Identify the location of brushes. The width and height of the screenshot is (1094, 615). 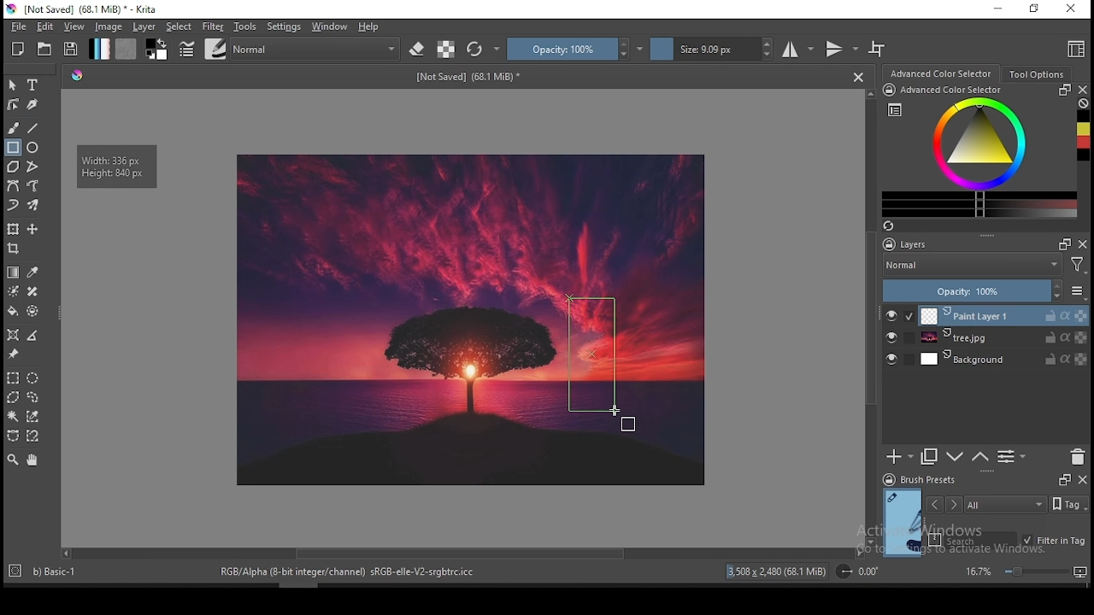
(215, 49).